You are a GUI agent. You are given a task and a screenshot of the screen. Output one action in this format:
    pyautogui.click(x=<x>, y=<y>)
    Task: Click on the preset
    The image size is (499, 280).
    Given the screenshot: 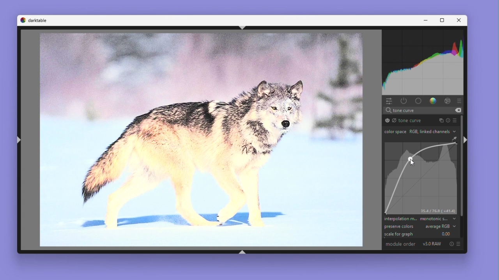 What is the action you would take?
    pyautogui.click(x=455, y=120)
    